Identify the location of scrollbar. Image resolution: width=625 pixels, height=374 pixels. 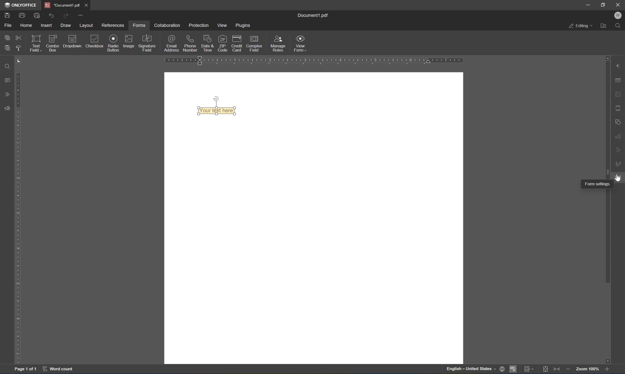
(607, 235).